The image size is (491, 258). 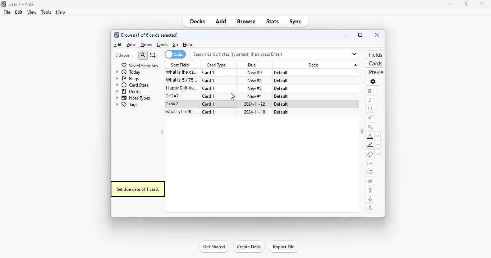 What do you see at coordinates (216, 65) in the screenshot?
I see `card type` at bounding box center [216, 65].